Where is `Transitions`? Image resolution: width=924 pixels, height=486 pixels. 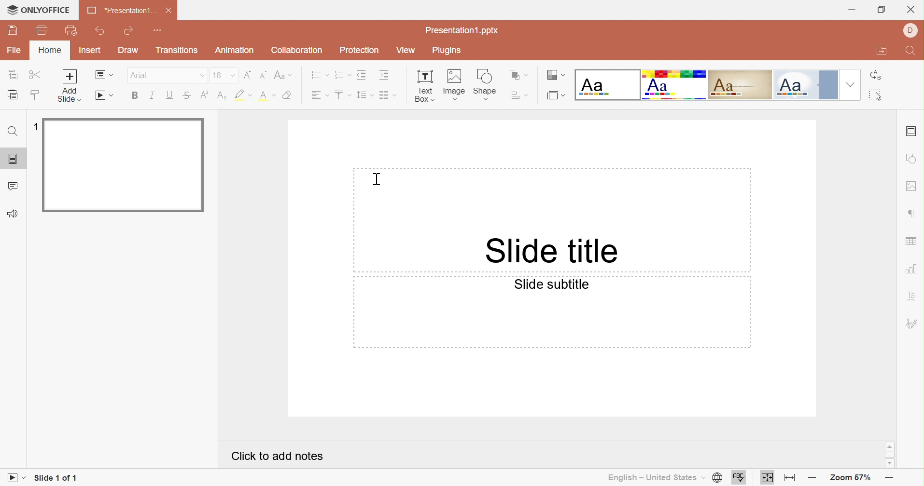
Transitions is located at coordinates (178, 51).